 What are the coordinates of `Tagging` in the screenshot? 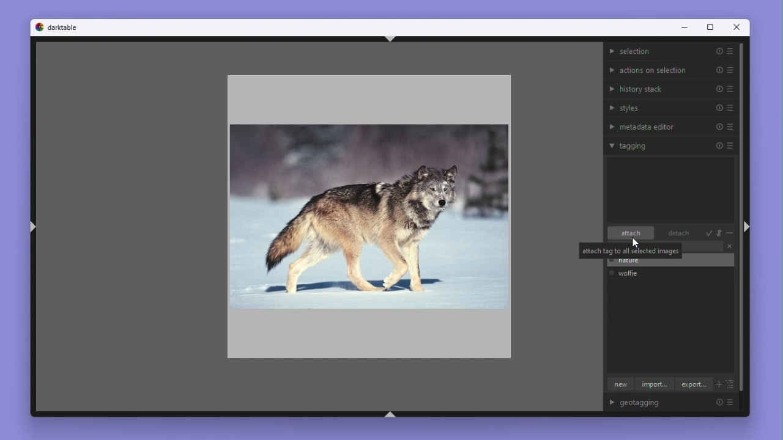 It's located at (670, 145).